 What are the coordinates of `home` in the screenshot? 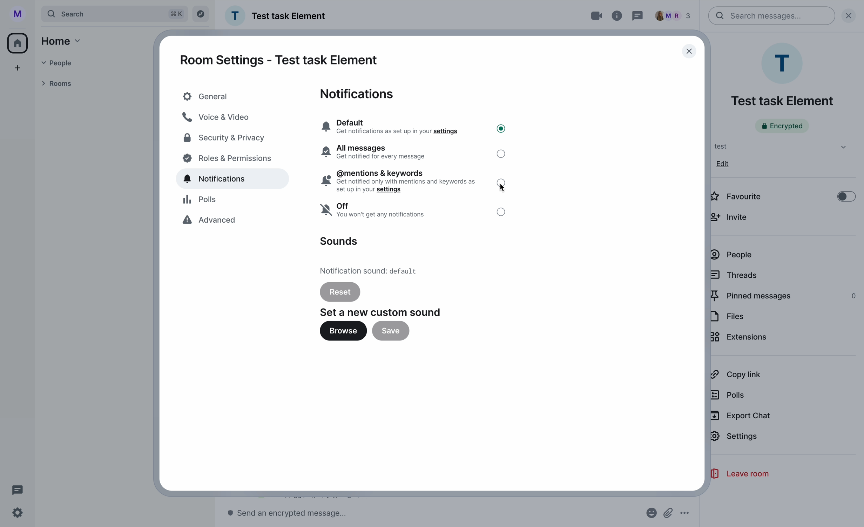 It's located at (62, 41).